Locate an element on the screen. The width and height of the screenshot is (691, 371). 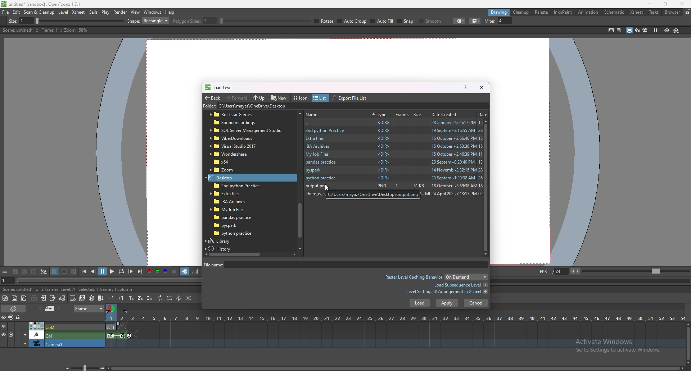
toggle edit in place is located at coordinates (62, 298).